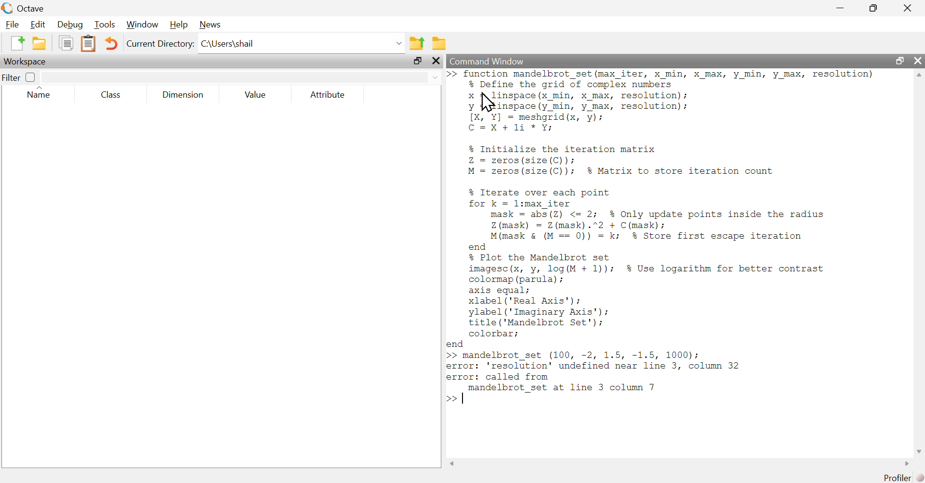  I want to click on New script, so click(17, 43).